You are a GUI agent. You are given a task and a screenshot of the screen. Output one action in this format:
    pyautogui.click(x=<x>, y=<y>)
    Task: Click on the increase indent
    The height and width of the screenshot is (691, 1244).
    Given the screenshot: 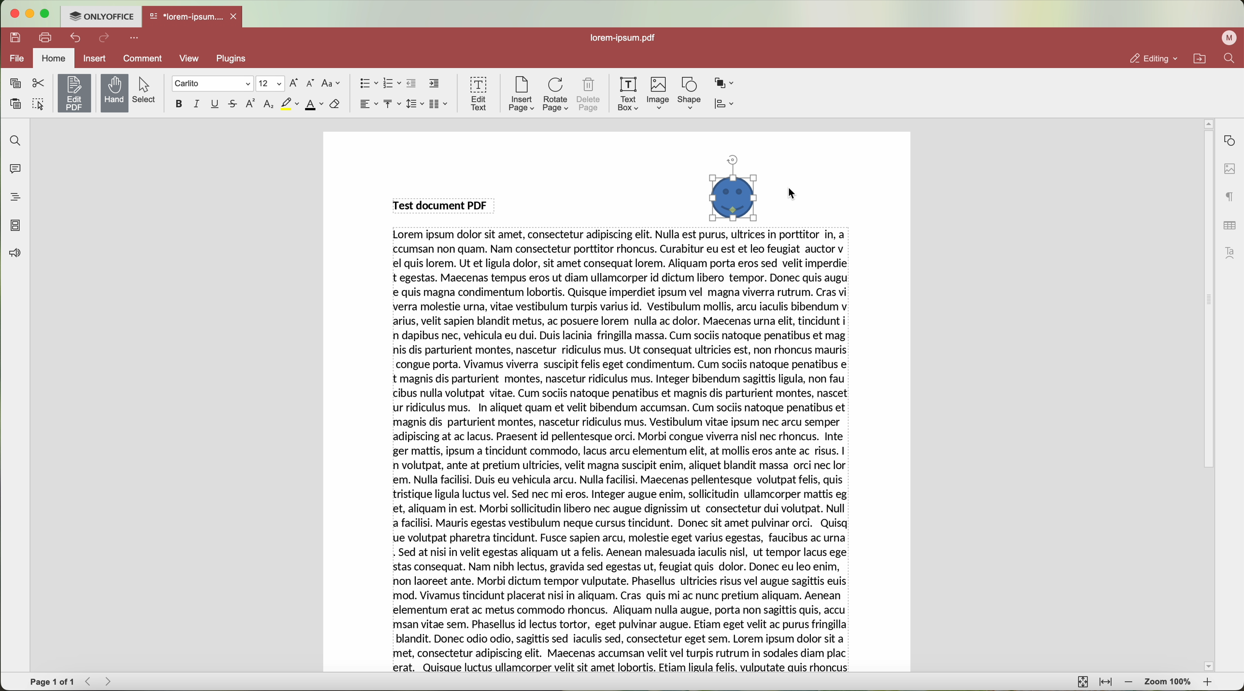 What is the action you would take?
    pyautogui.click(x=434, y=84)
    